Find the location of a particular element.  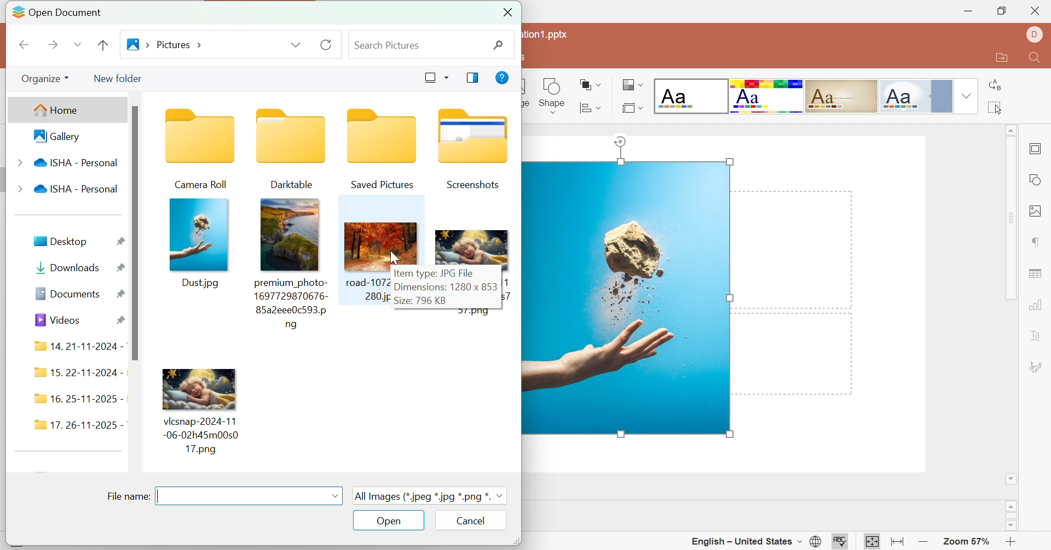

Typing cursor is located at coordinates (161, 495).